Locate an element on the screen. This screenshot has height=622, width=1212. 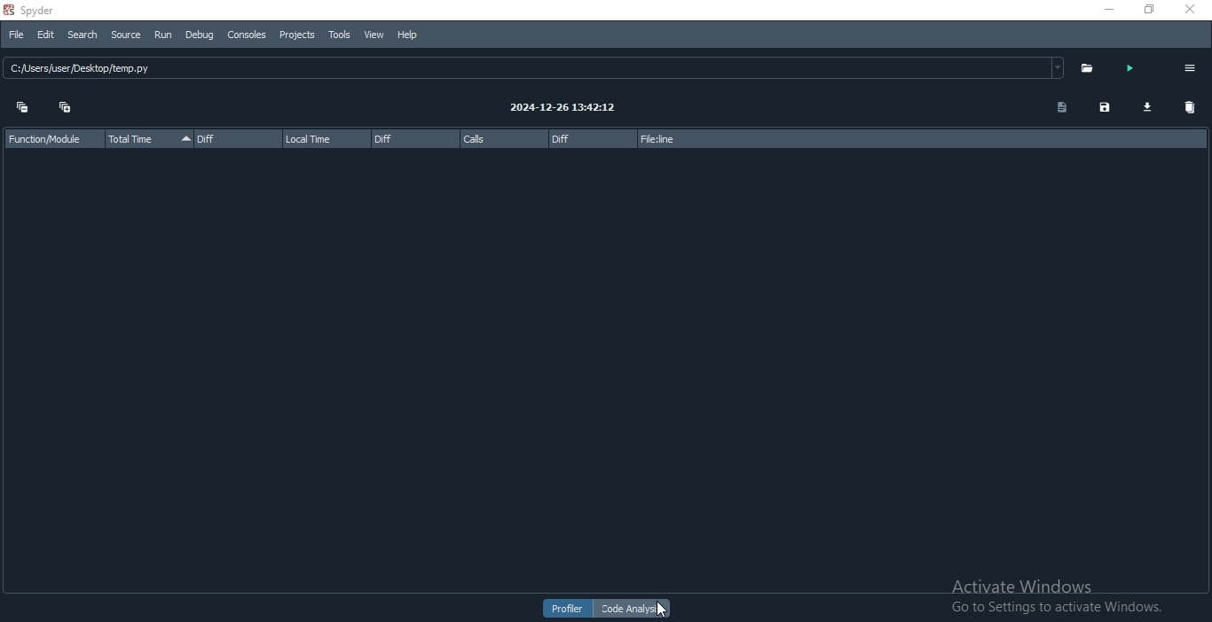
diff is located at coordinates (413, 139).